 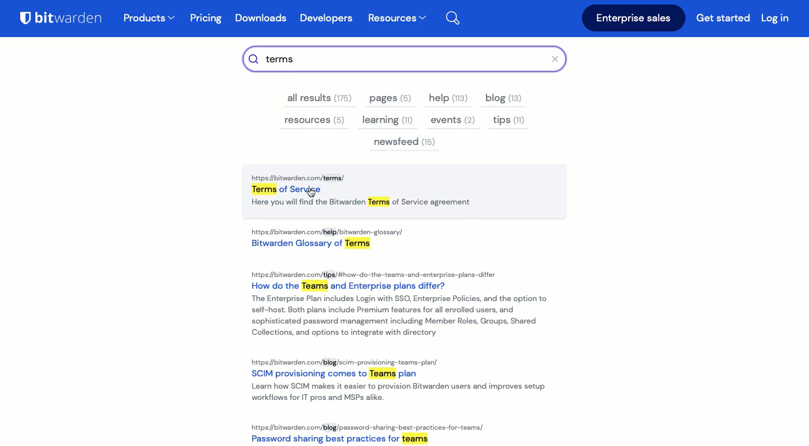 What do you see at coordinates (387, 99) in the screenshot?
I see `pages` at bounding box center [387, 99].